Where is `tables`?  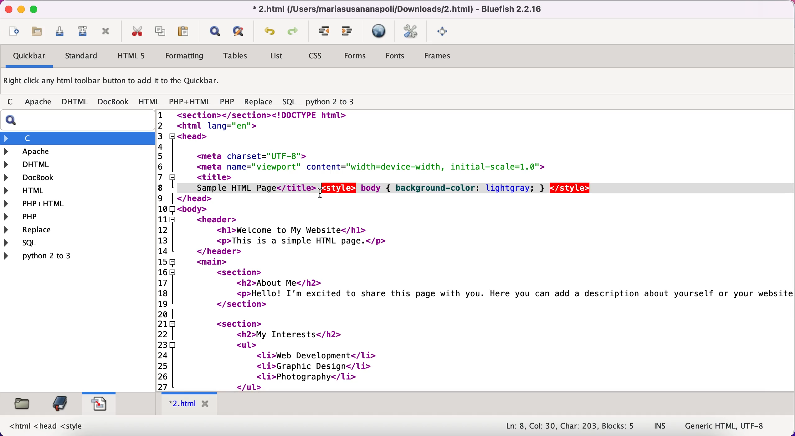
tables is located at coordinates (238, 56).